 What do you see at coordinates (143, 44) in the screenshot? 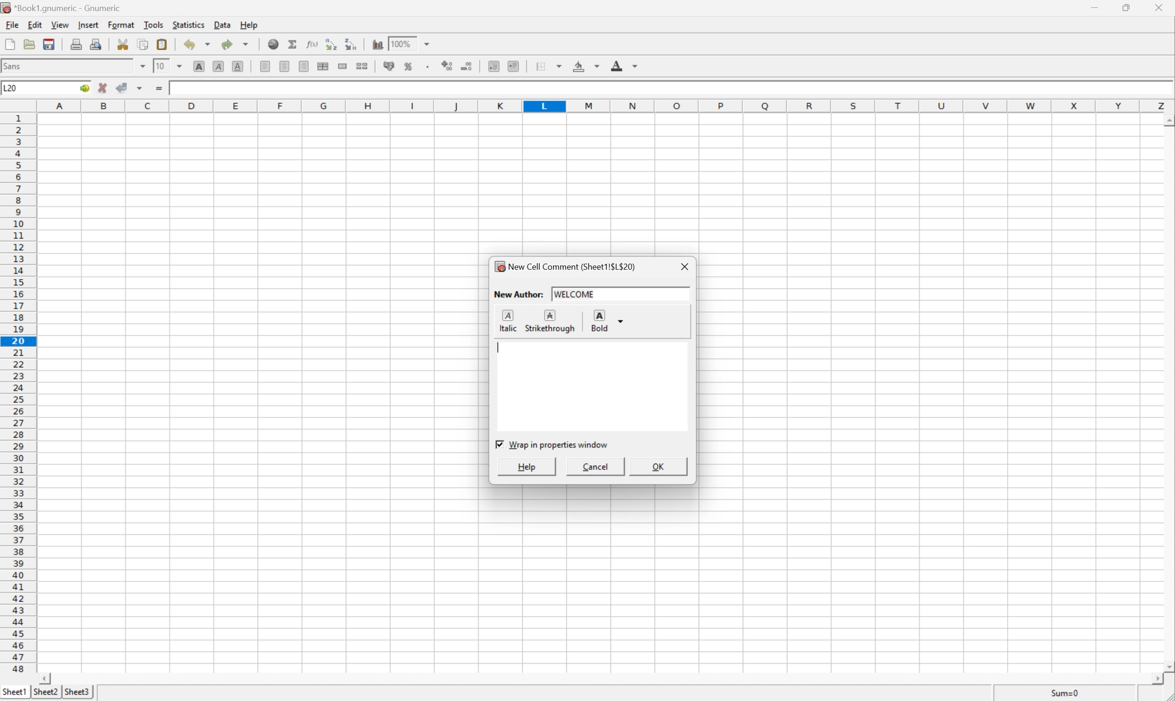
I see `Copy selection` at bounding box center [143, 44].